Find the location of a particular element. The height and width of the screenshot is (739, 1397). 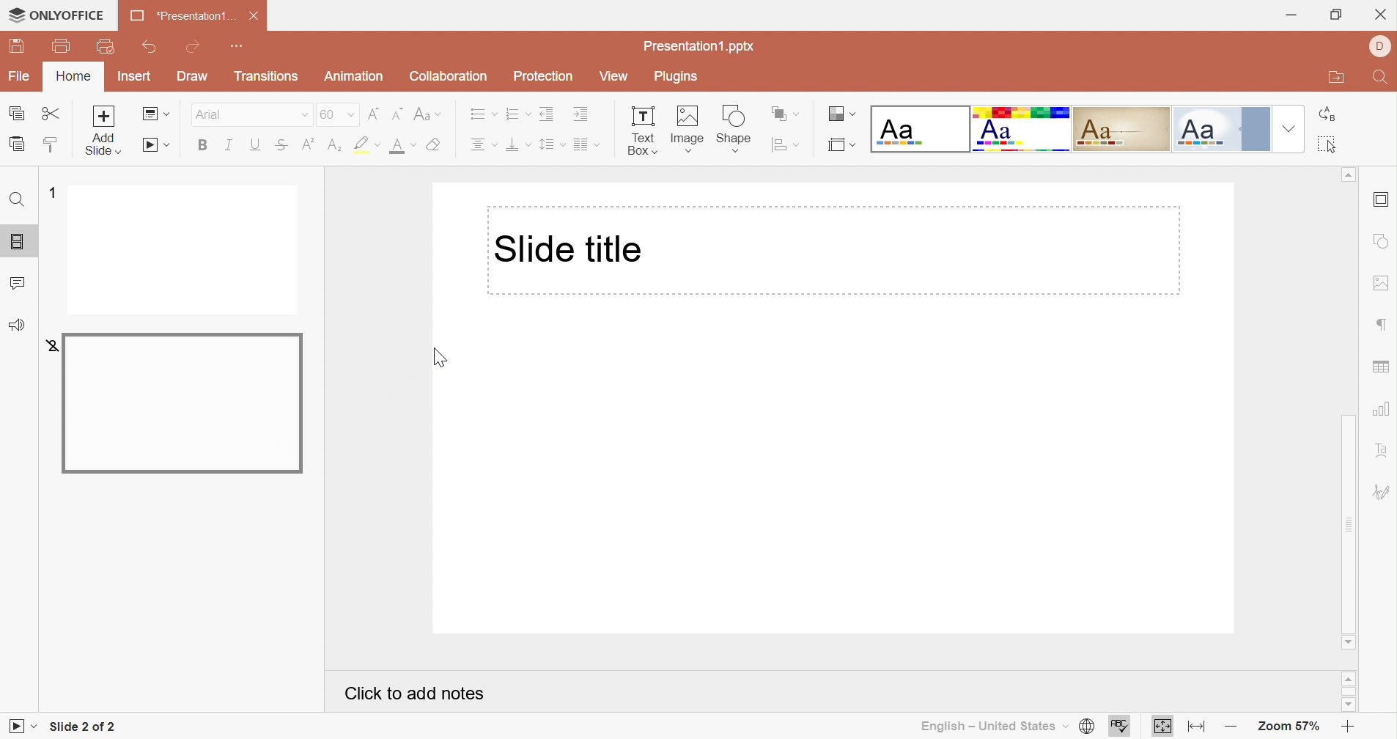

Copy Style is located at coordinates (51, 141).